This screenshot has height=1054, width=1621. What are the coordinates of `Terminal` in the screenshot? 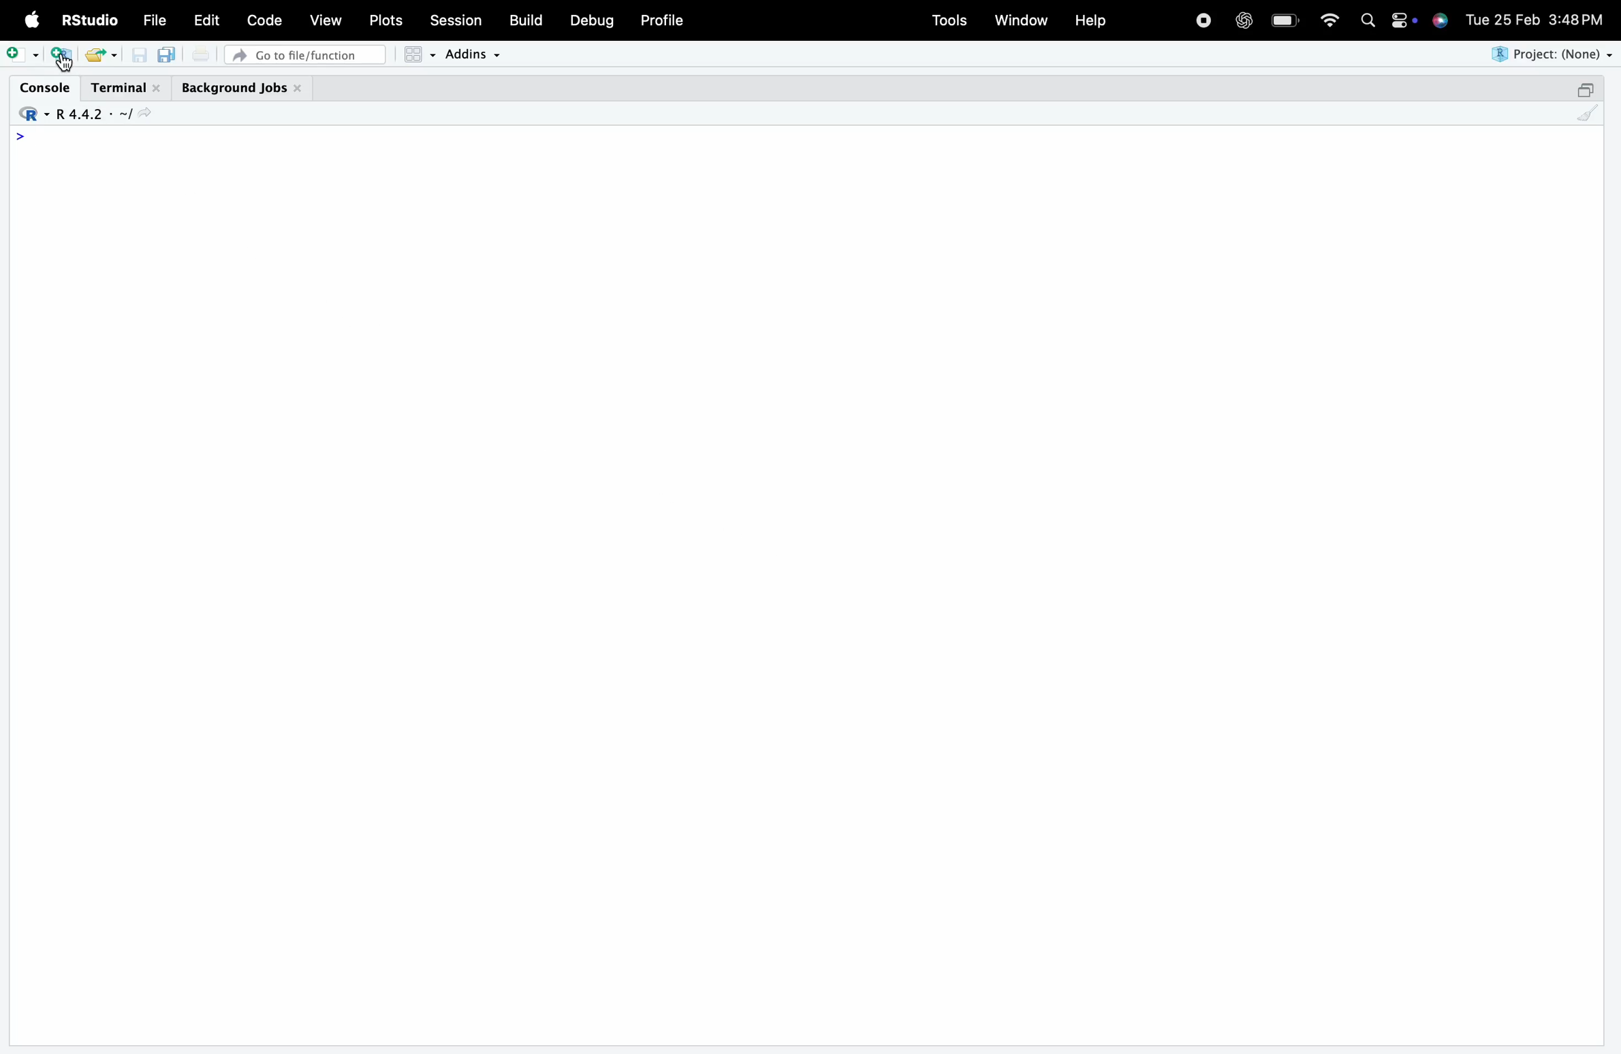 It's located at (127, 89).